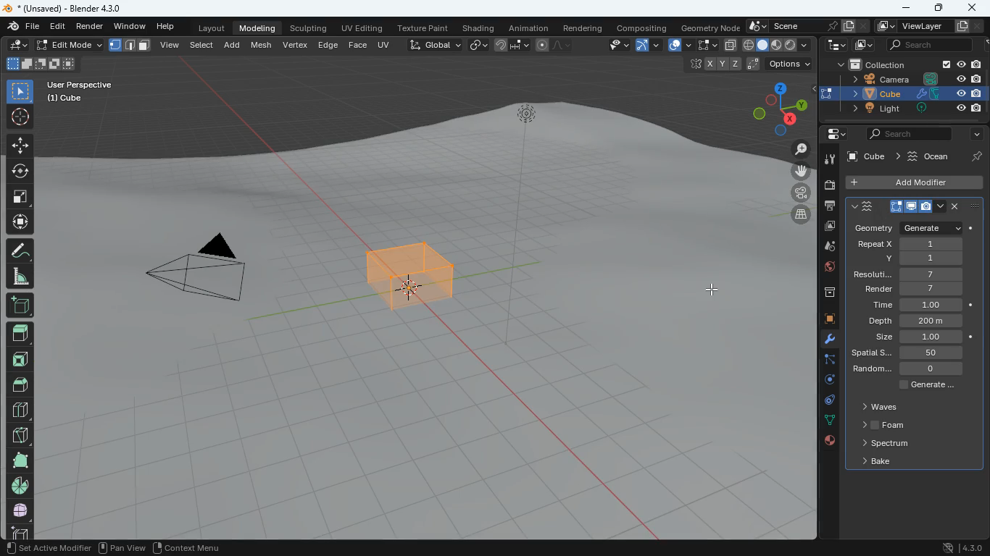 The height and width of the screenshot is (556, 990). I want to click on full, so click(22, 509).